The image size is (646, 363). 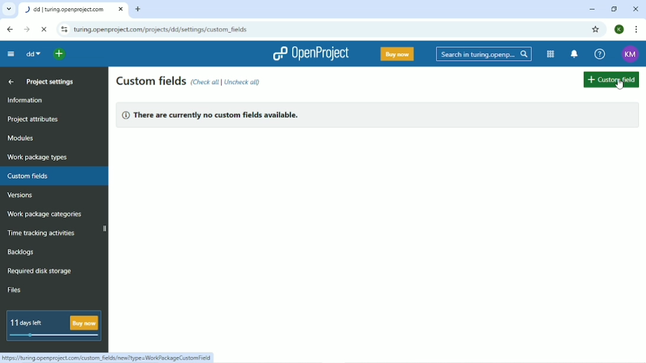 I want to click on To notification center, so click(x=574, y=54).